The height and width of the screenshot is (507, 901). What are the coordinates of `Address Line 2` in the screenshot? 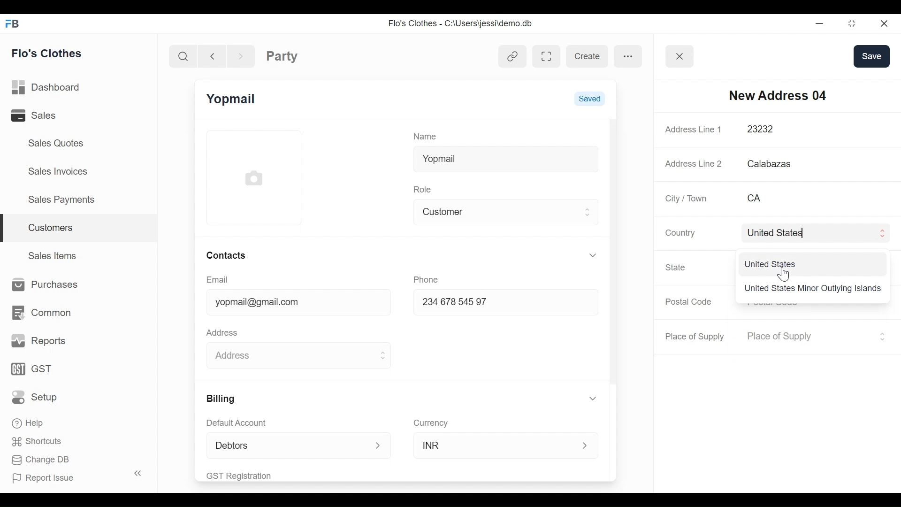 It's located at (694, 161).